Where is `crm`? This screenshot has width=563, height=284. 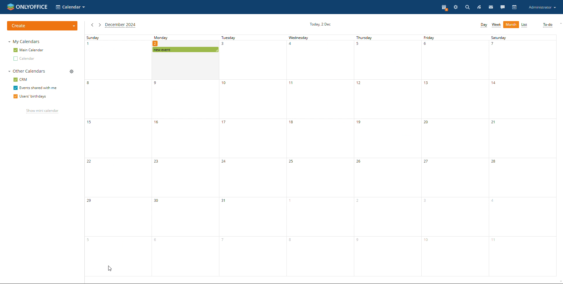 crm is located at coordinates (20, 79).